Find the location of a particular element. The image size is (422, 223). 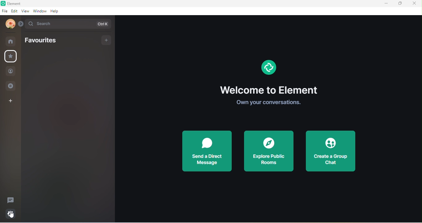

Element is located at coordinates (17, 3).